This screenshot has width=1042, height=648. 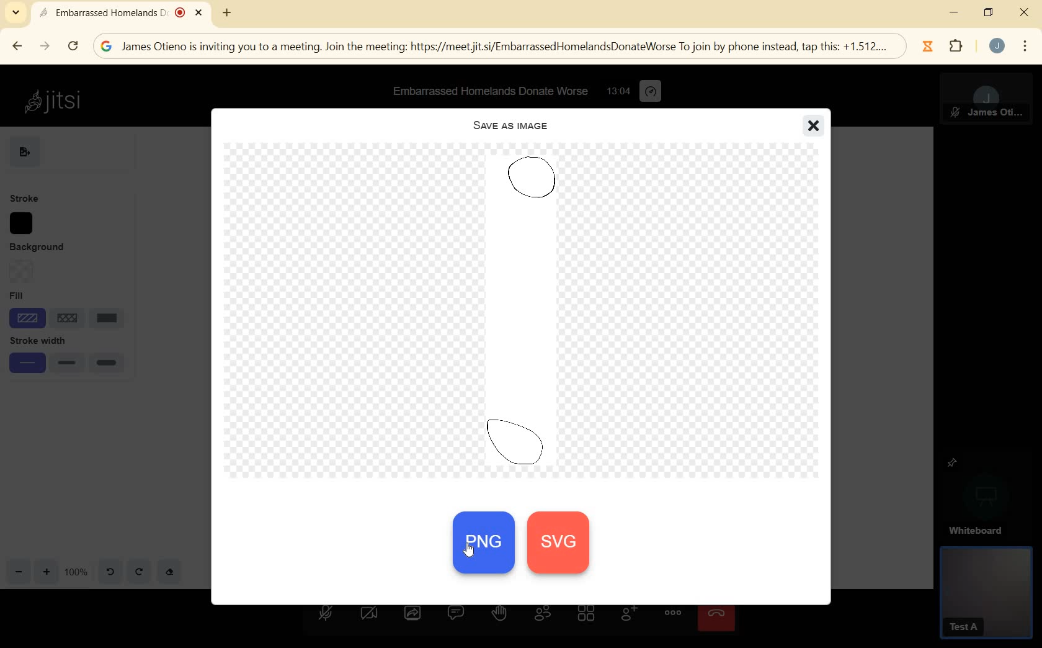 I want to click on close, so click(x=1023, y=13).